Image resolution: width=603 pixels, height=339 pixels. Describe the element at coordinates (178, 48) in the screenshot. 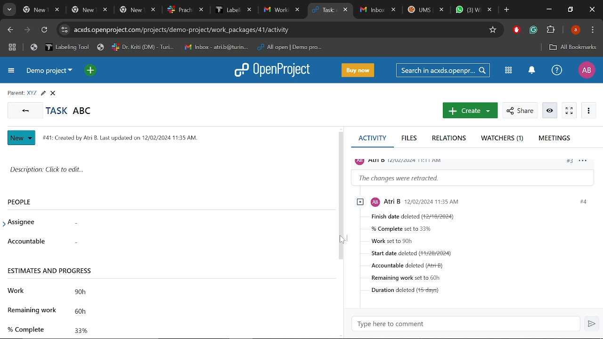

I see `Bookmarked tabs` at that location.